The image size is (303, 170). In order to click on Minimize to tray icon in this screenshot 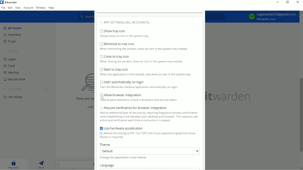, I will do `click(117, 44)`.